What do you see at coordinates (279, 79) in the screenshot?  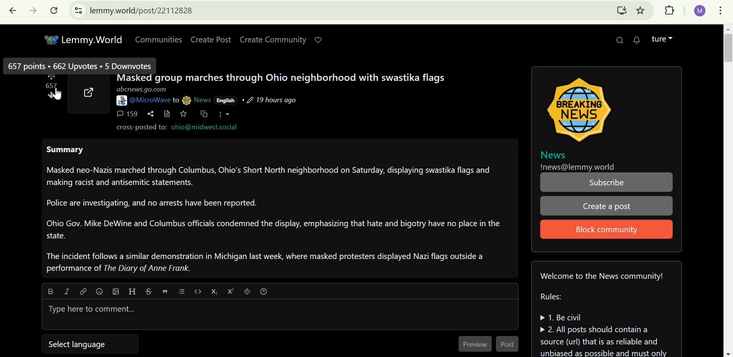 I see `Masked group marches through Ohio neighborhood with swastika flags` at bounding box center [279, 79].